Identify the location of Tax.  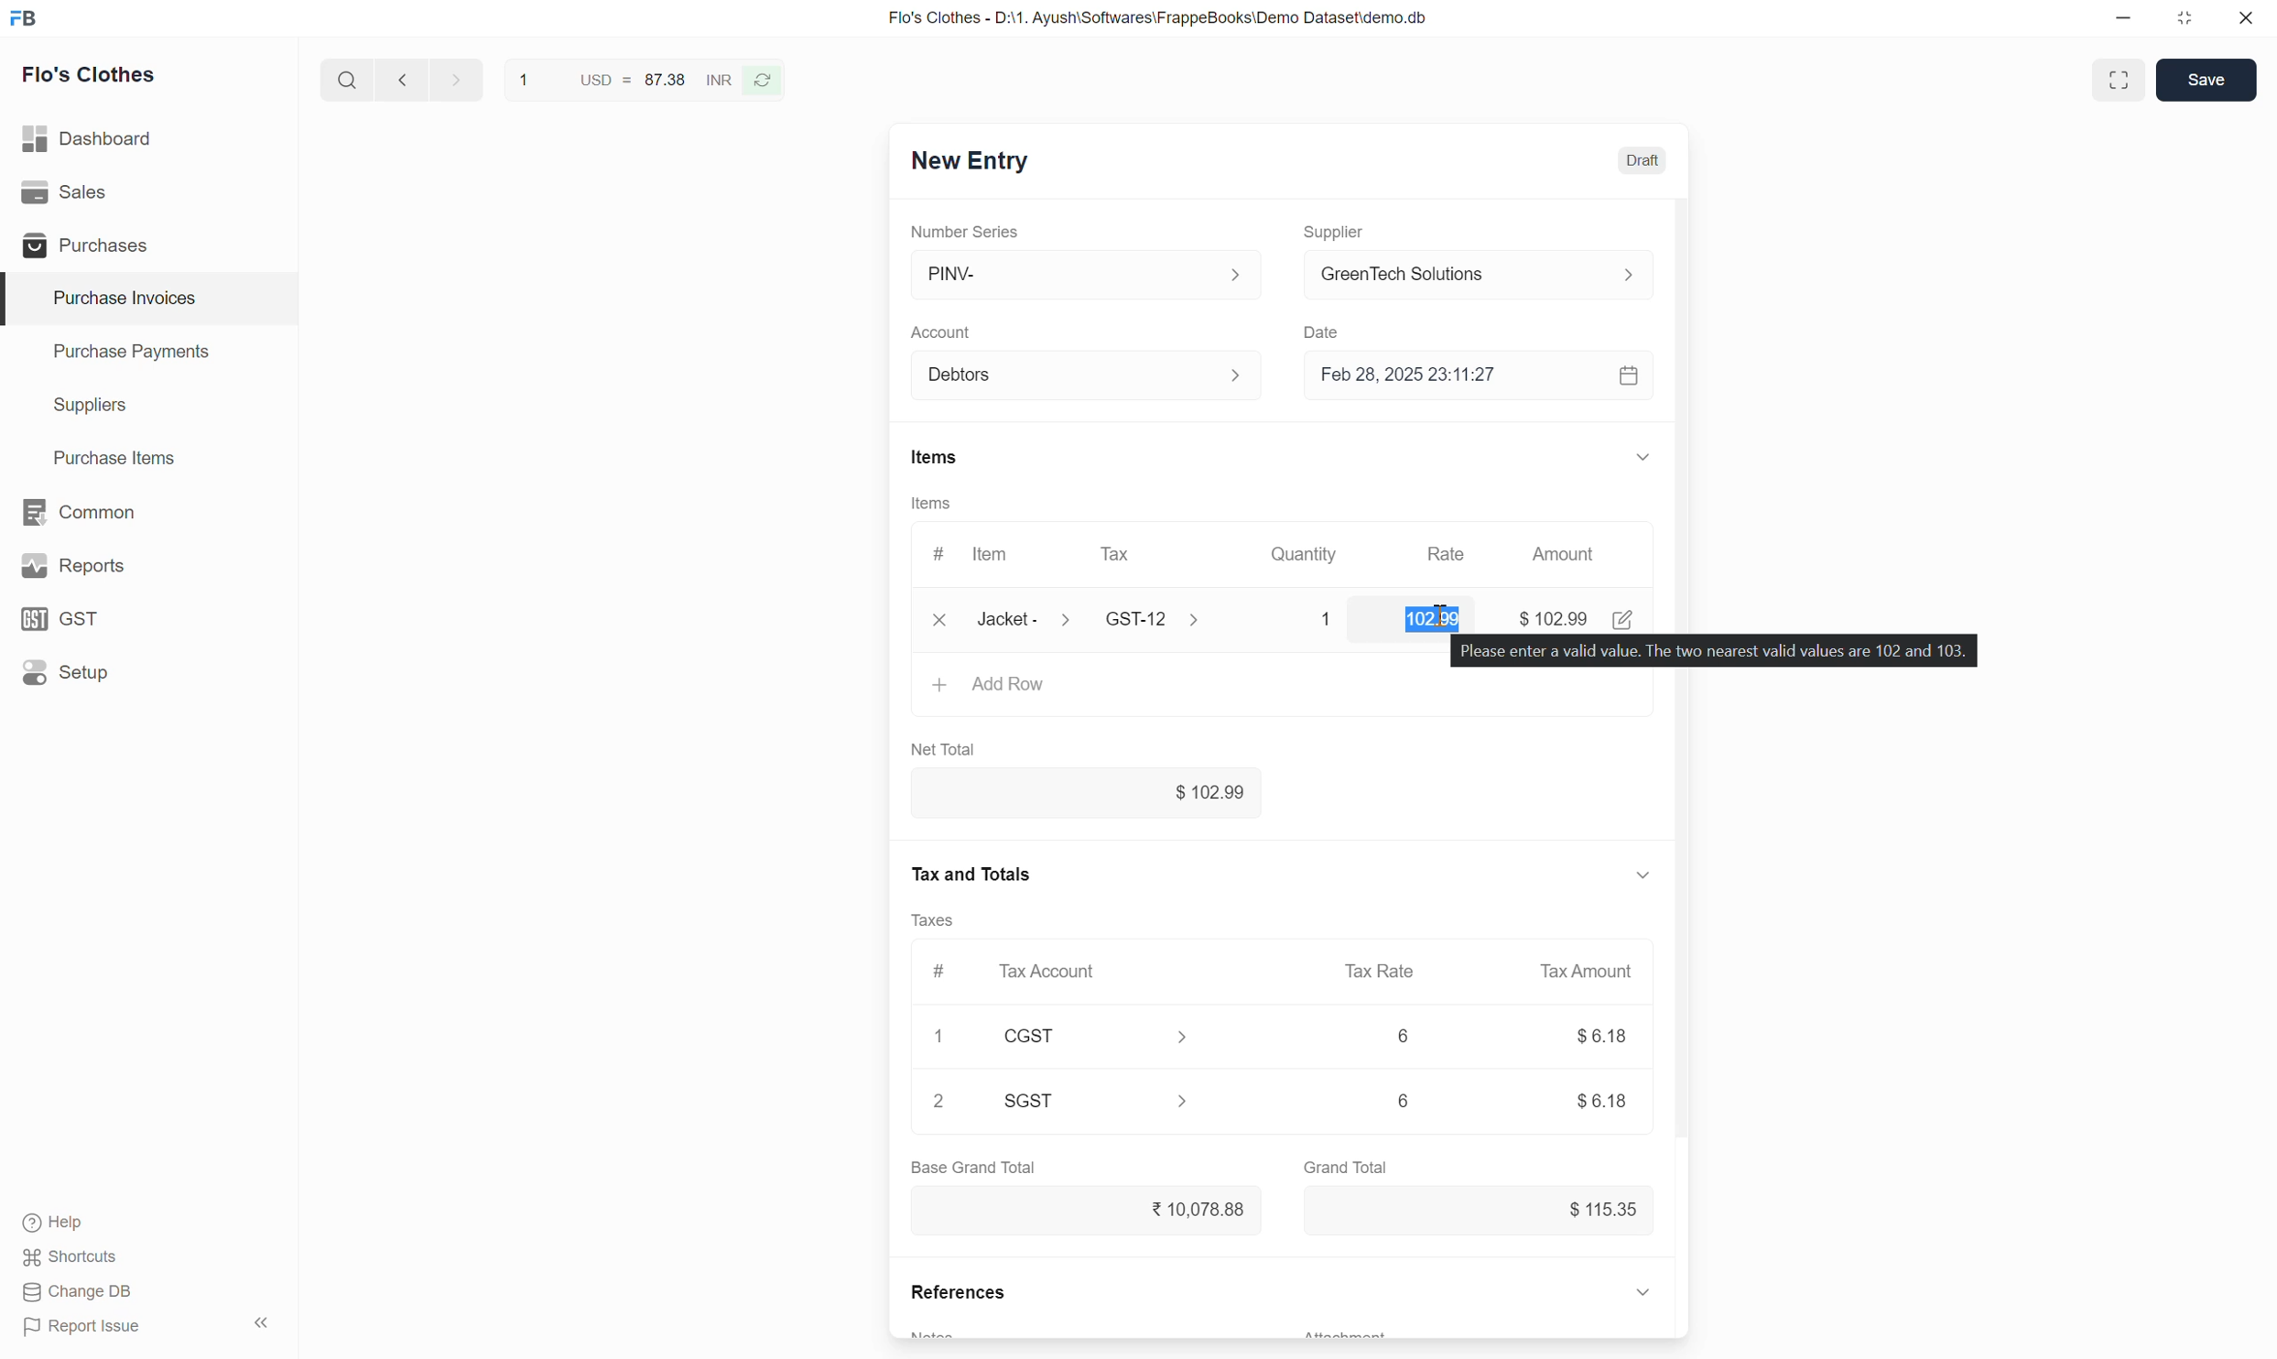
(1151, 555).